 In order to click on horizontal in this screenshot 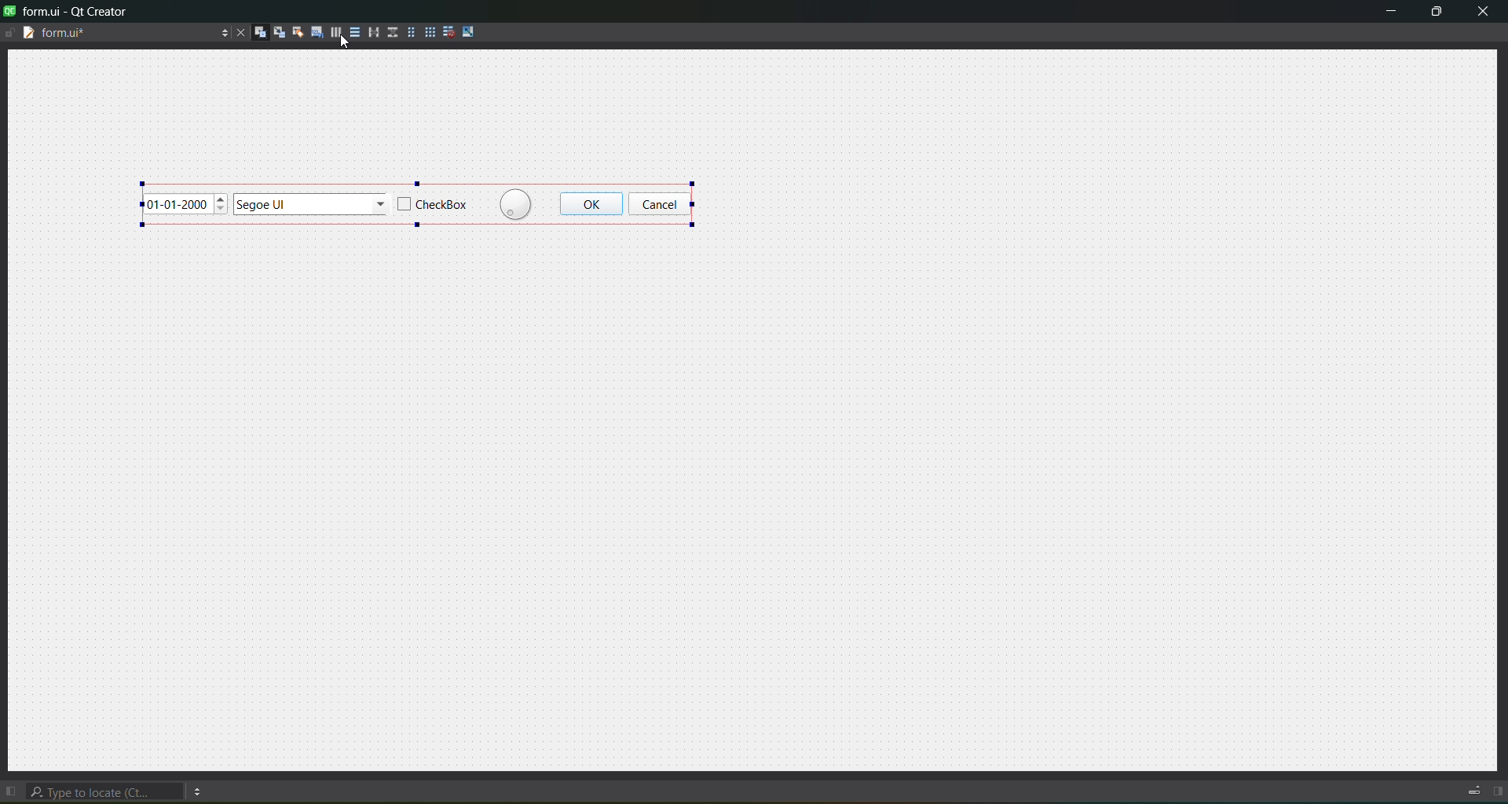, I will do `click(331, 35)`.